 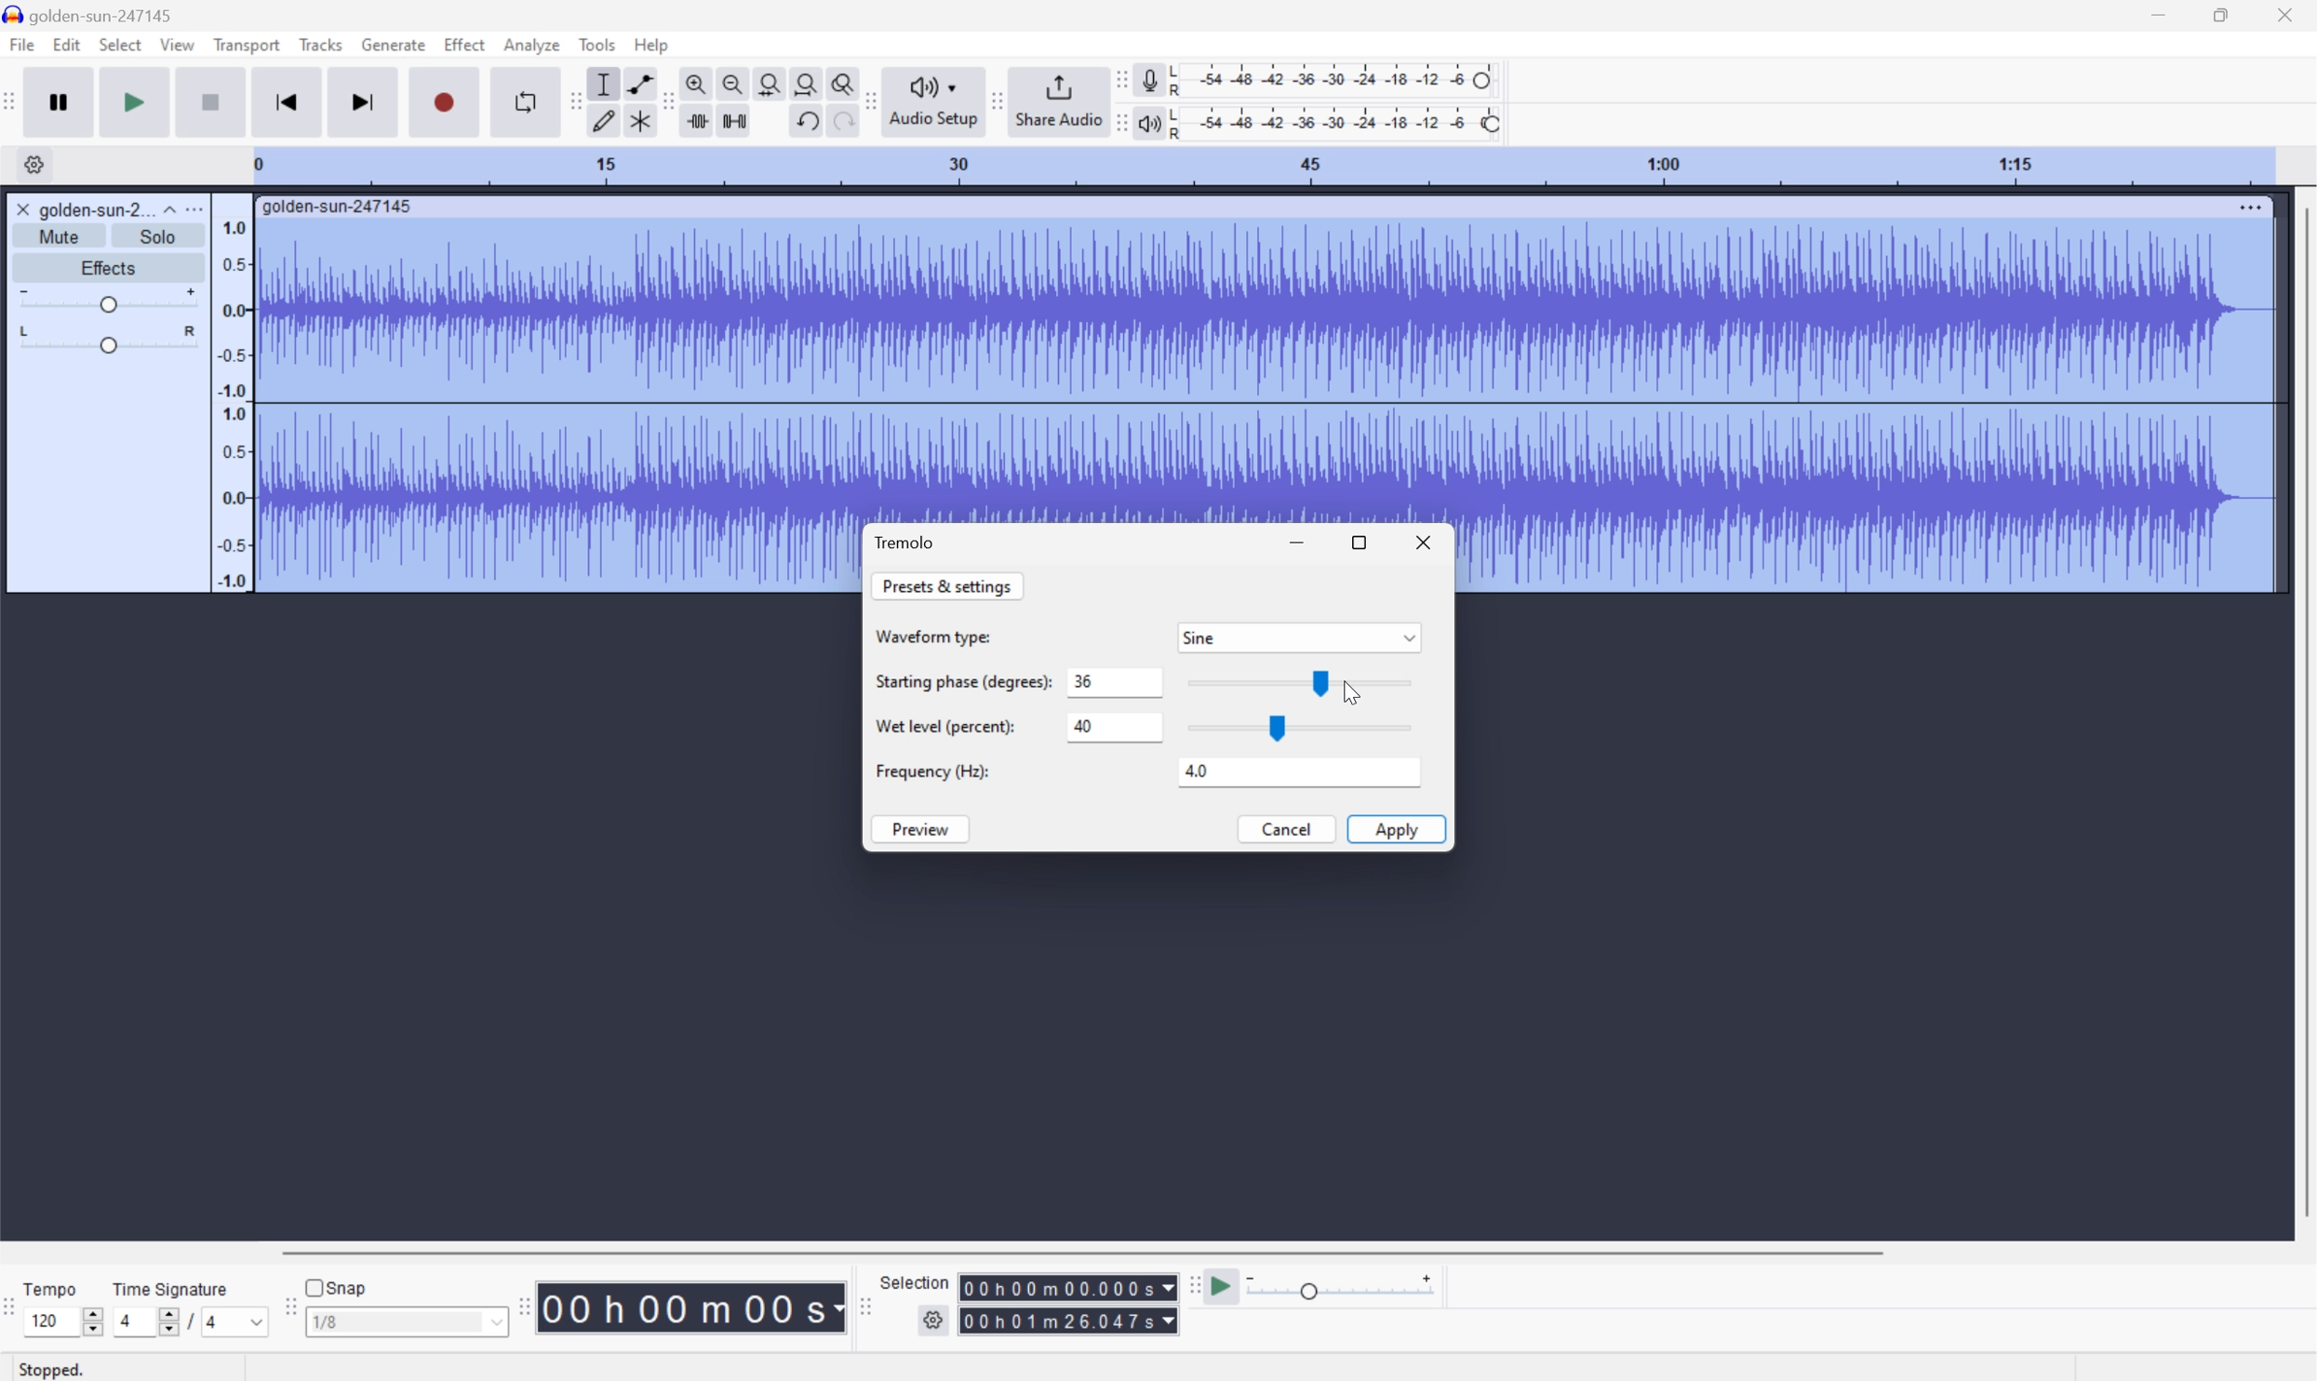 What do you see at coordinates (51, 1287) in the screenshot?
I see `Tempo` at bounding box center [51, 1287].